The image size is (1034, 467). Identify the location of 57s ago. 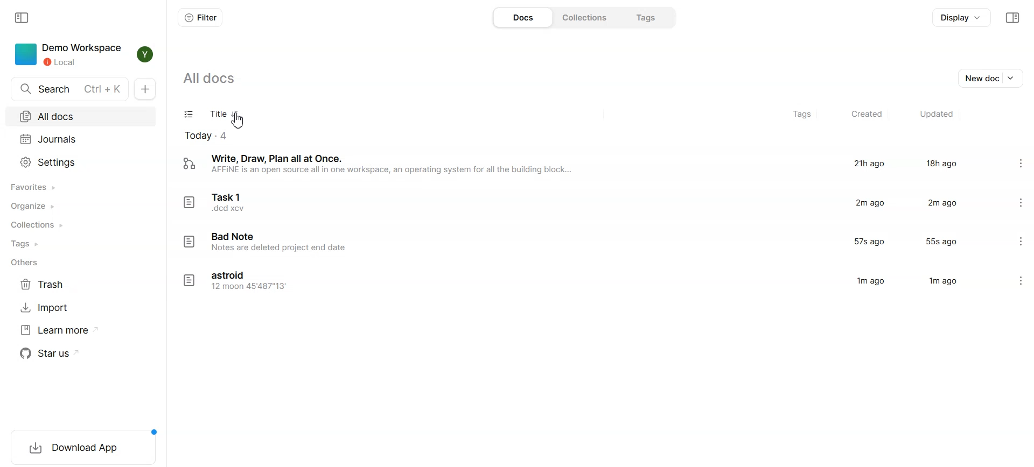
(870, 241).